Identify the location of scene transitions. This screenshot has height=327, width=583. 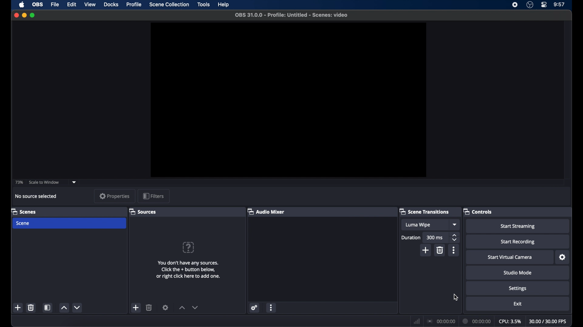
(424, 211).